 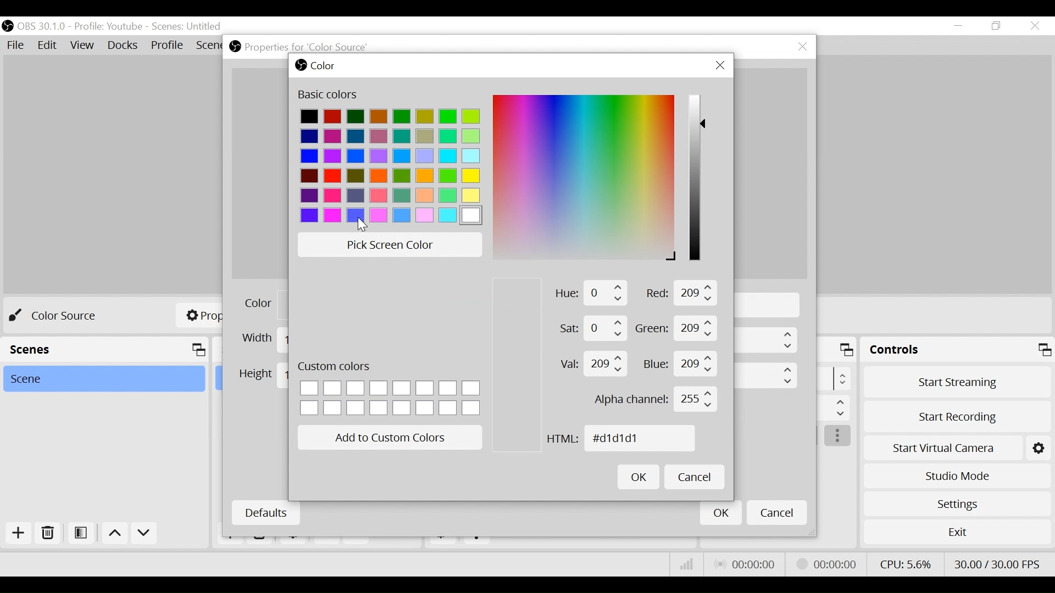 What do you see at coordinates (959, 25) in the screenshot?
I see `minimize` at bounding box center [959, 25].